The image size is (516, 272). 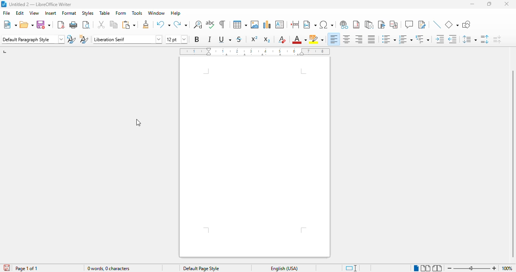 What do you see at coordinates (198, 25) in the screenshot?
I see `find and replace` at bounding box center [198, 25].